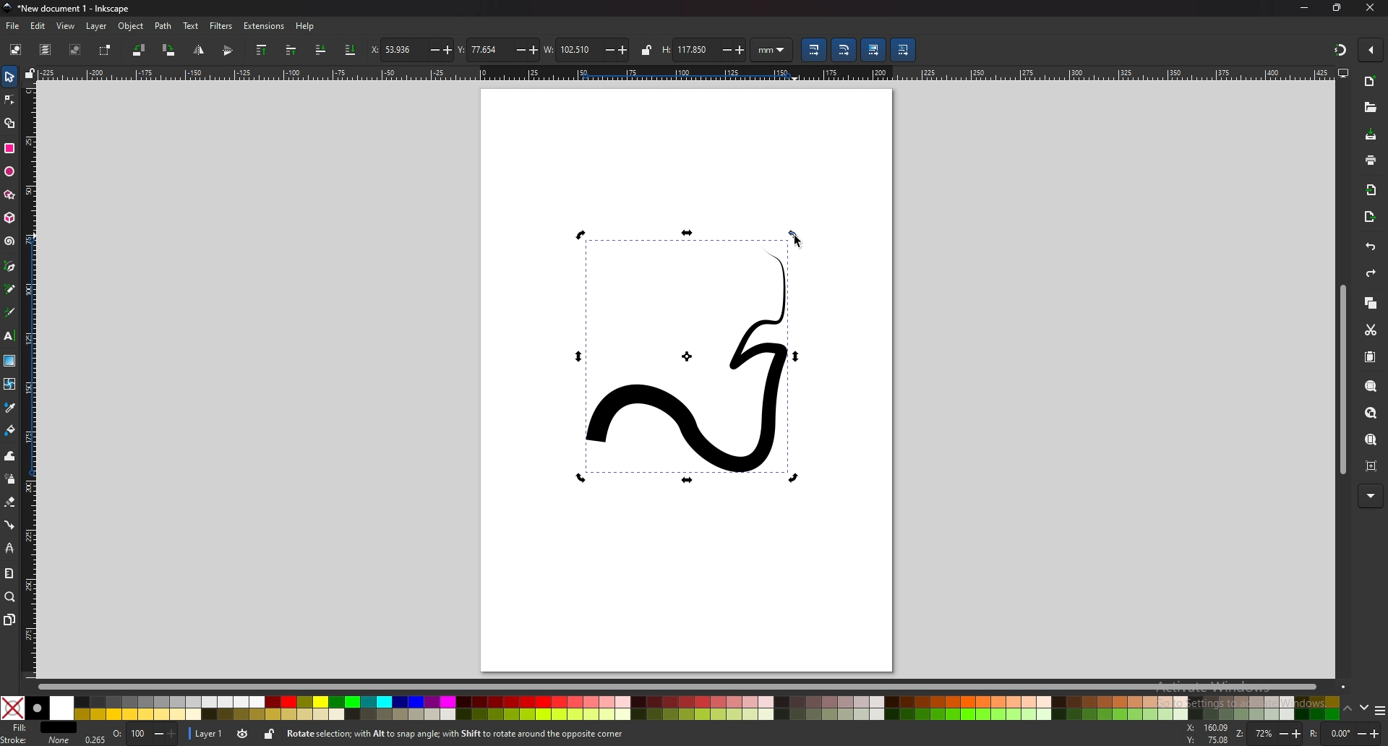 Image resolution: width=1388 pixels, height=746 pixels. I want to click on copy, so click(1371, 304).